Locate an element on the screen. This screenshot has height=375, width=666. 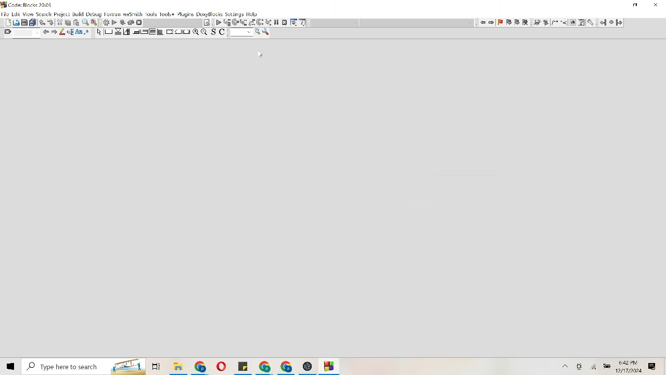
More is located at coordinates (566, 366).